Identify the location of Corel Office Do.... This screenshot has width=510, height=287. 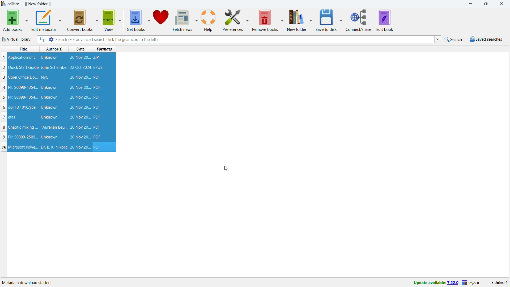
(23, 77).